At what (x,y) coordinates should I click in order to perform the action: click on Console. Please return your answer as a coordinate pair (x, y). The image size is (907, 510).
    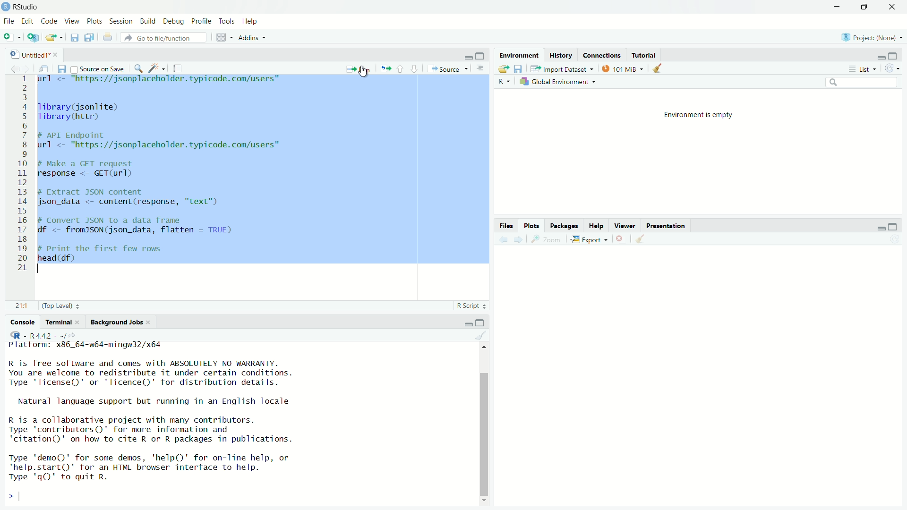
    Looking at the image, I should click on (22, 323).